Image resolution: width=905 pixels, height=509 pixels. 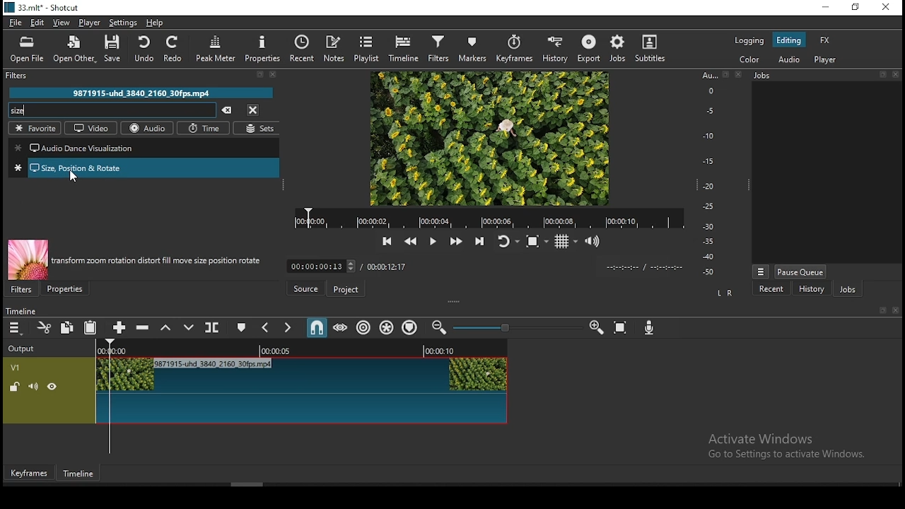 I want to click on settings, so click(x=123, y=21).